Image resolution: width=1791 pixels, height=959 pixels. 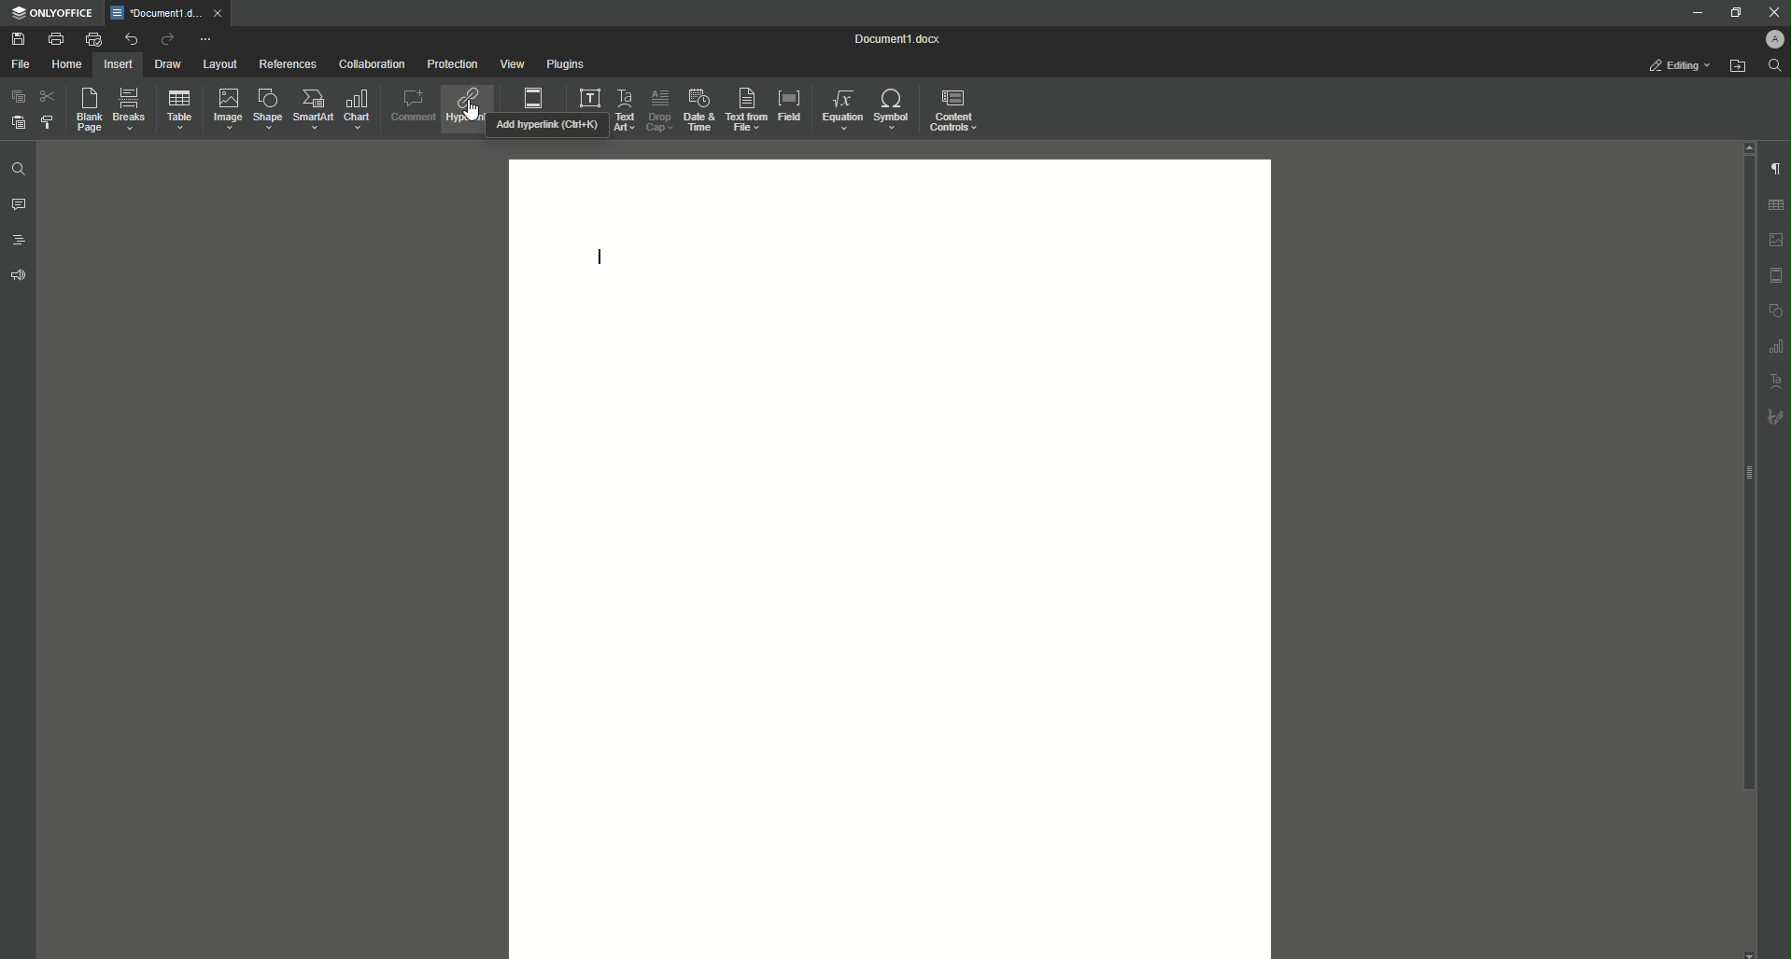 What do you see at coordinates (597, 258) in the screenshot?
I see `Text Line` at bounding box center [597, 258].